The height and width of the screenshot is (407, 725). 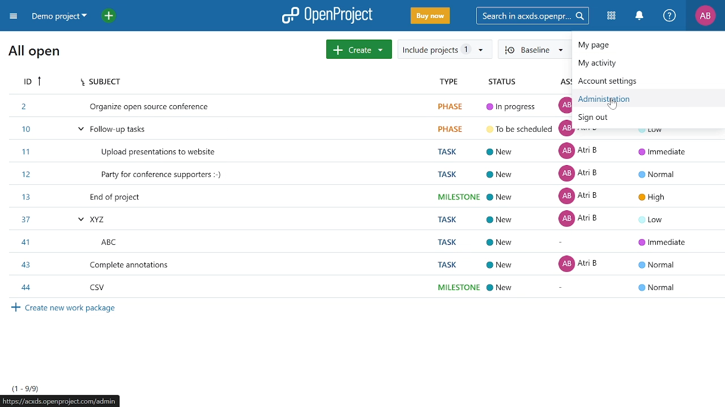 What do you see at coordinates (83, 313) in the screenshot?
I see `Create new work package` at bounding box center [83, 313].